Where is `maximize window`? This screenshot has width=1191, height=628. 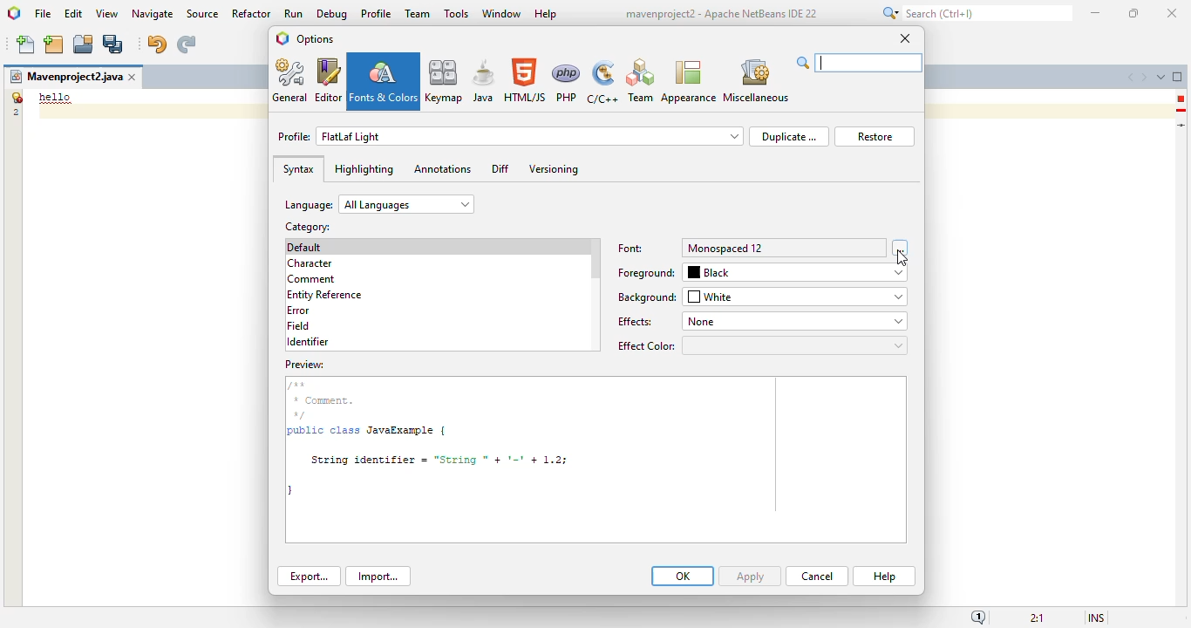
maximize window is located at coordinates (1178, 76).